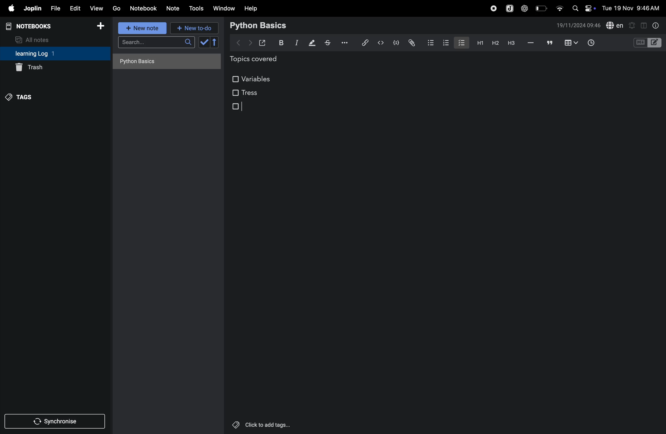  What do you see at coordinates (495, 43) in the screenshot?
I see `heading 2` at bounding box center [495, 43].